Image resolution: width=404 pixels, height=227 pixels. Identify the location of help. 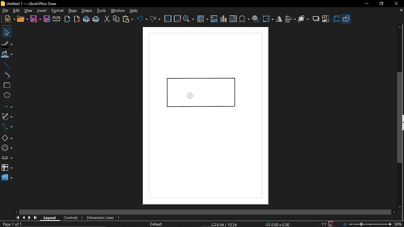
(134, 10).